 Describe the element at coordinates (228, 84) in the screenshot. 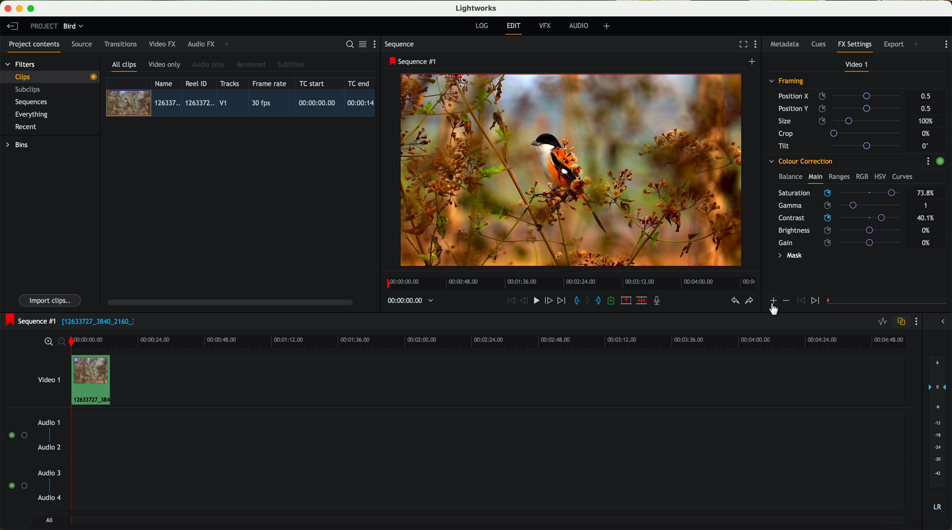

I see `tracks` at that location.